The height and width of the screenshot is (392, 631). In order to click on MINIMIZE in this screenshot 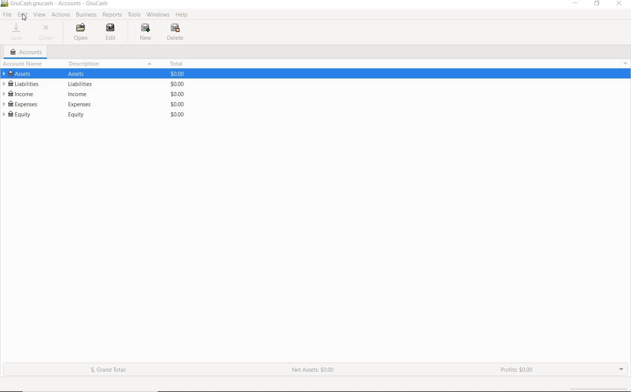, I will do `click(576, 5)`.